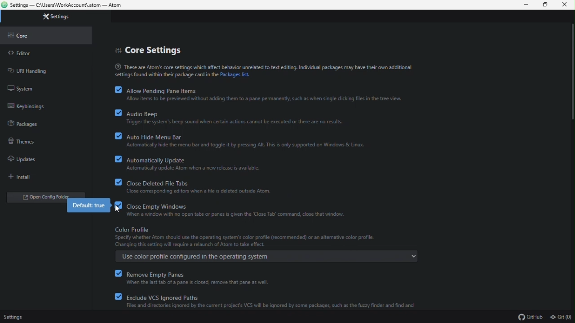 The height and width of the screenshot is (323, 575). I want to click on checkbox, so click(117, 182).